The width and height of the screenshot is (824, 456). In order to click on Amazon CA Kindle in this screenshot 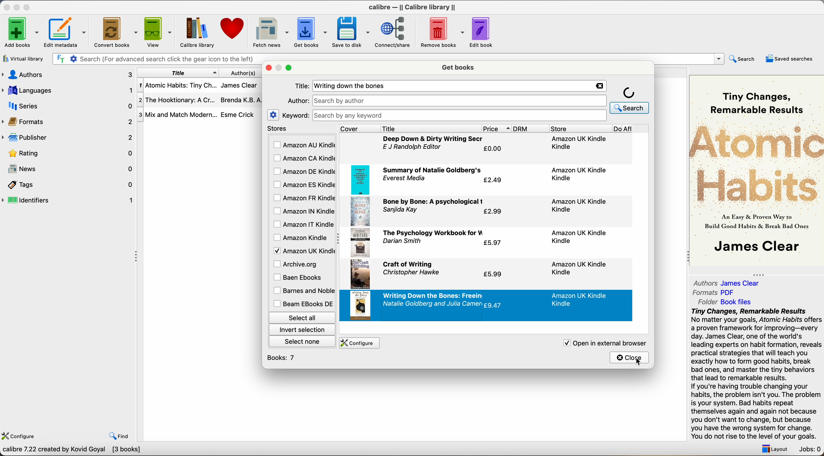, I will do `click(303, 159)`.